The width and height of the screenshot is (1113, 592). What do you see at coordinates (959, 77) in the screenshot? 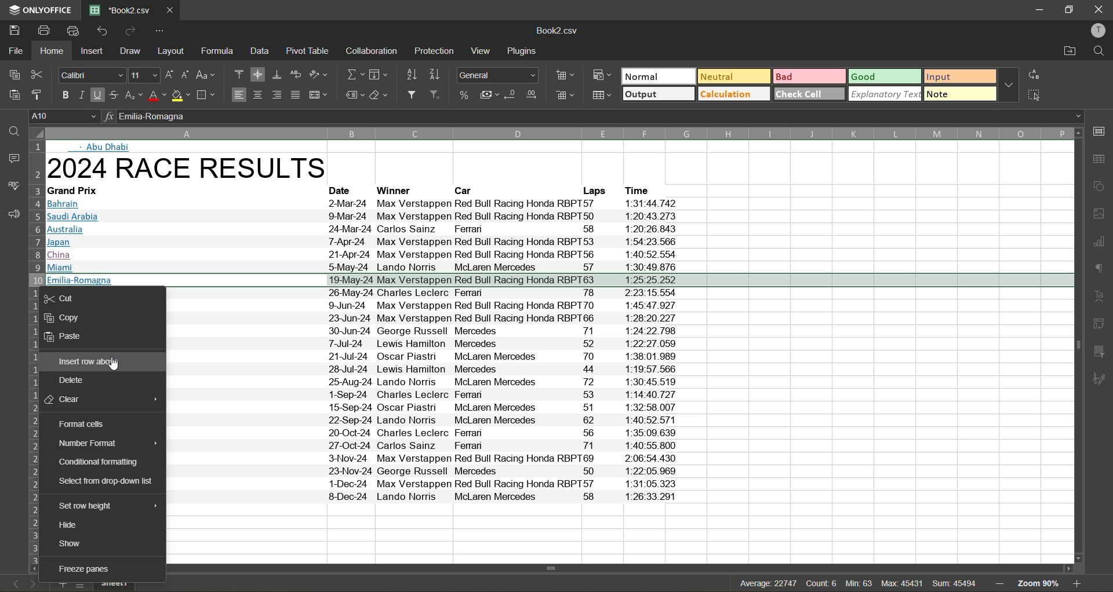
I see `input` at bounding box center [959, 77].